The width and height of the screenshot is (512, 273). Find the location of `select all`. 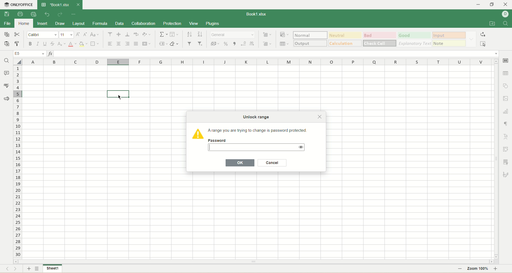

select all is located at coordinates (485, 45).